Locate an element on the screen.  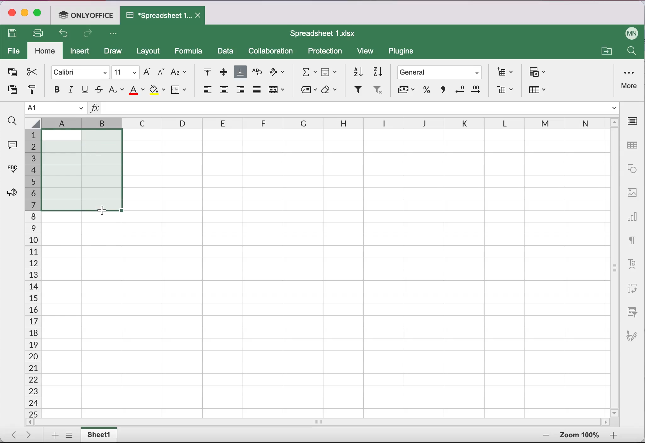
maximize is located at coordinates (40, 14).